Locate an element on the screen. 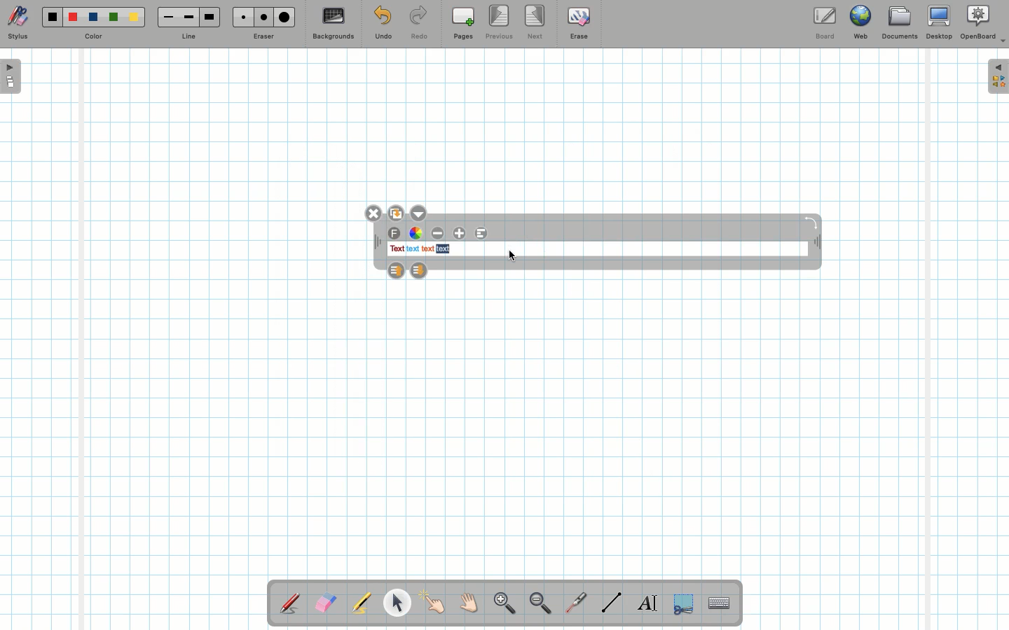 Image resolution: width=1009 pixels, height=630 pixels. Large eraser is located at coordinates (284, 17).